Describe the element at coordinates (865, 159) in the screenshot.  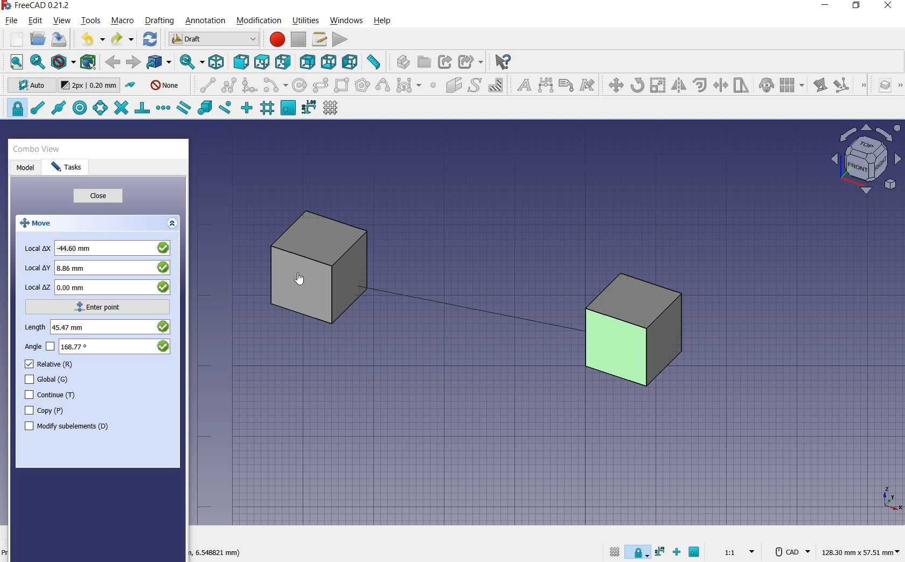
I see `view plane options` at that location.